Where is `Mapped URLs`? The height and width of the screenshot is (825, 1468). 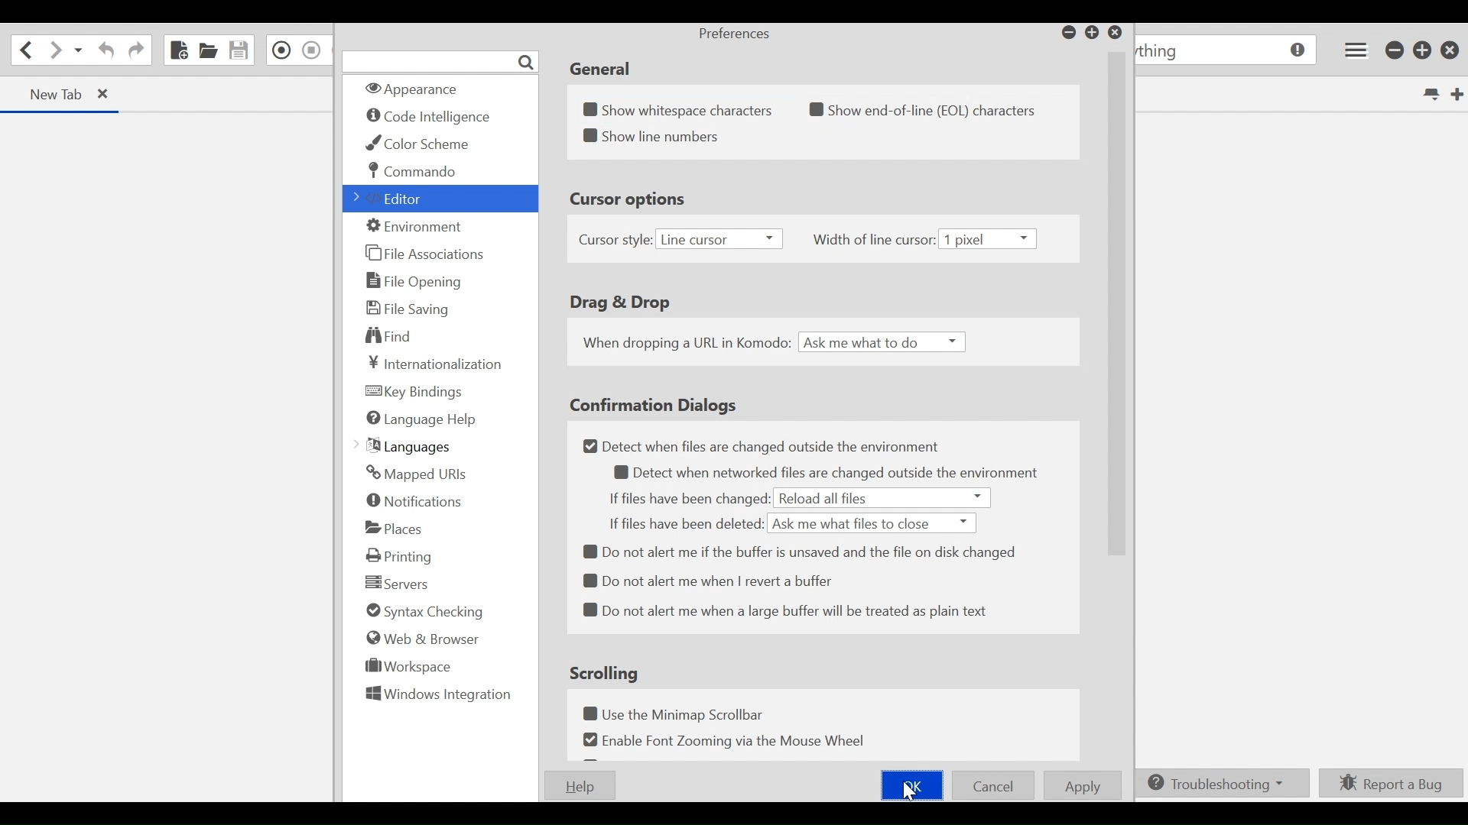
Mapped URLs is located at coordinates (416, 474).